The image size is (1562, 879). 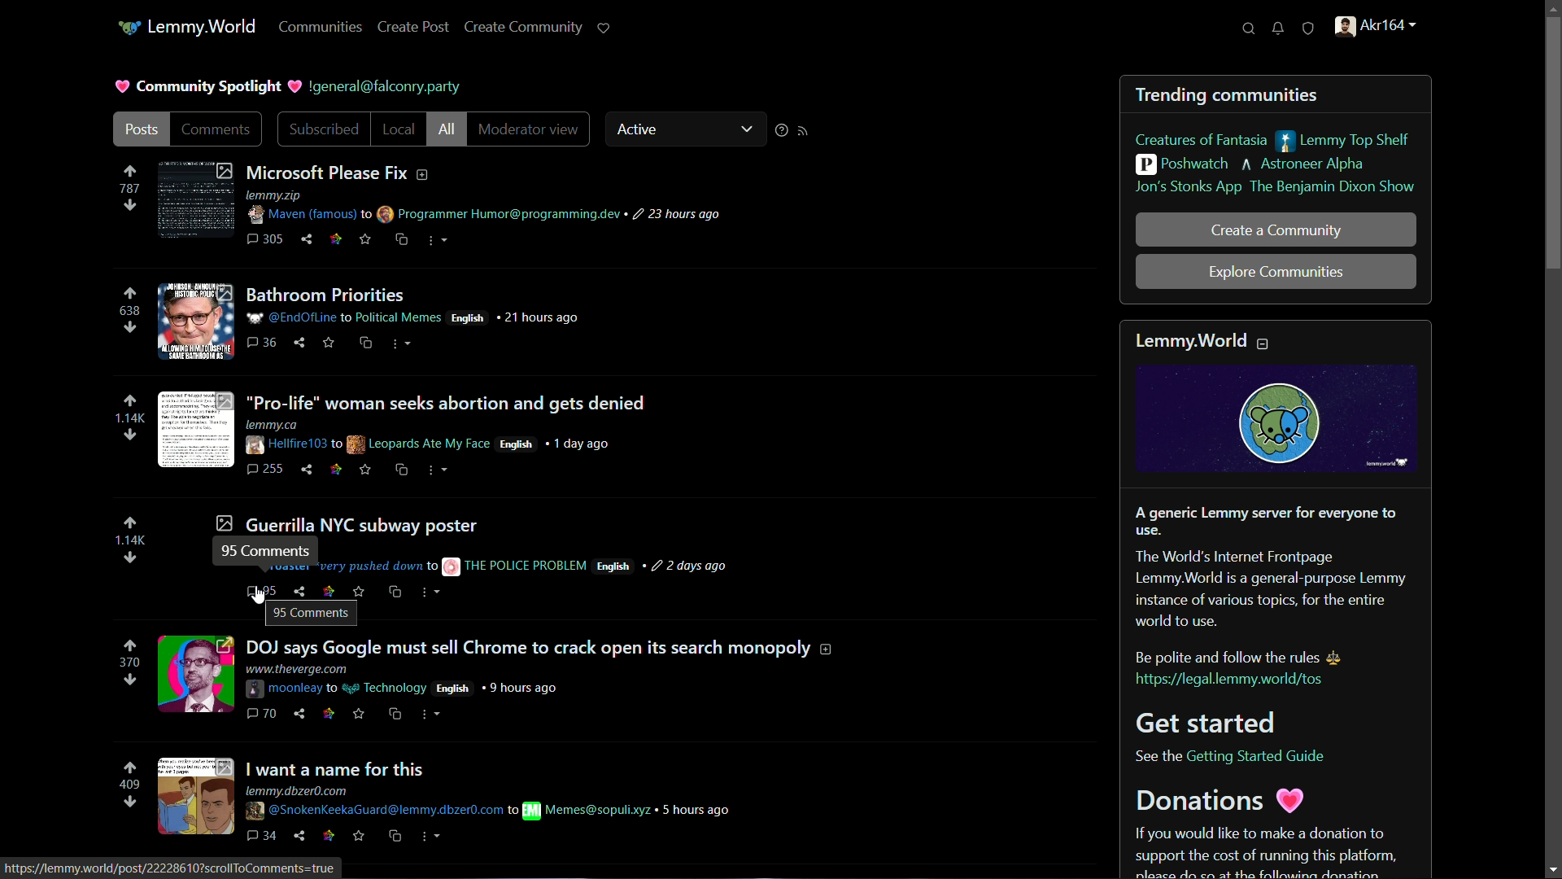 I want to click on profile, so click(x=1371, y=28).